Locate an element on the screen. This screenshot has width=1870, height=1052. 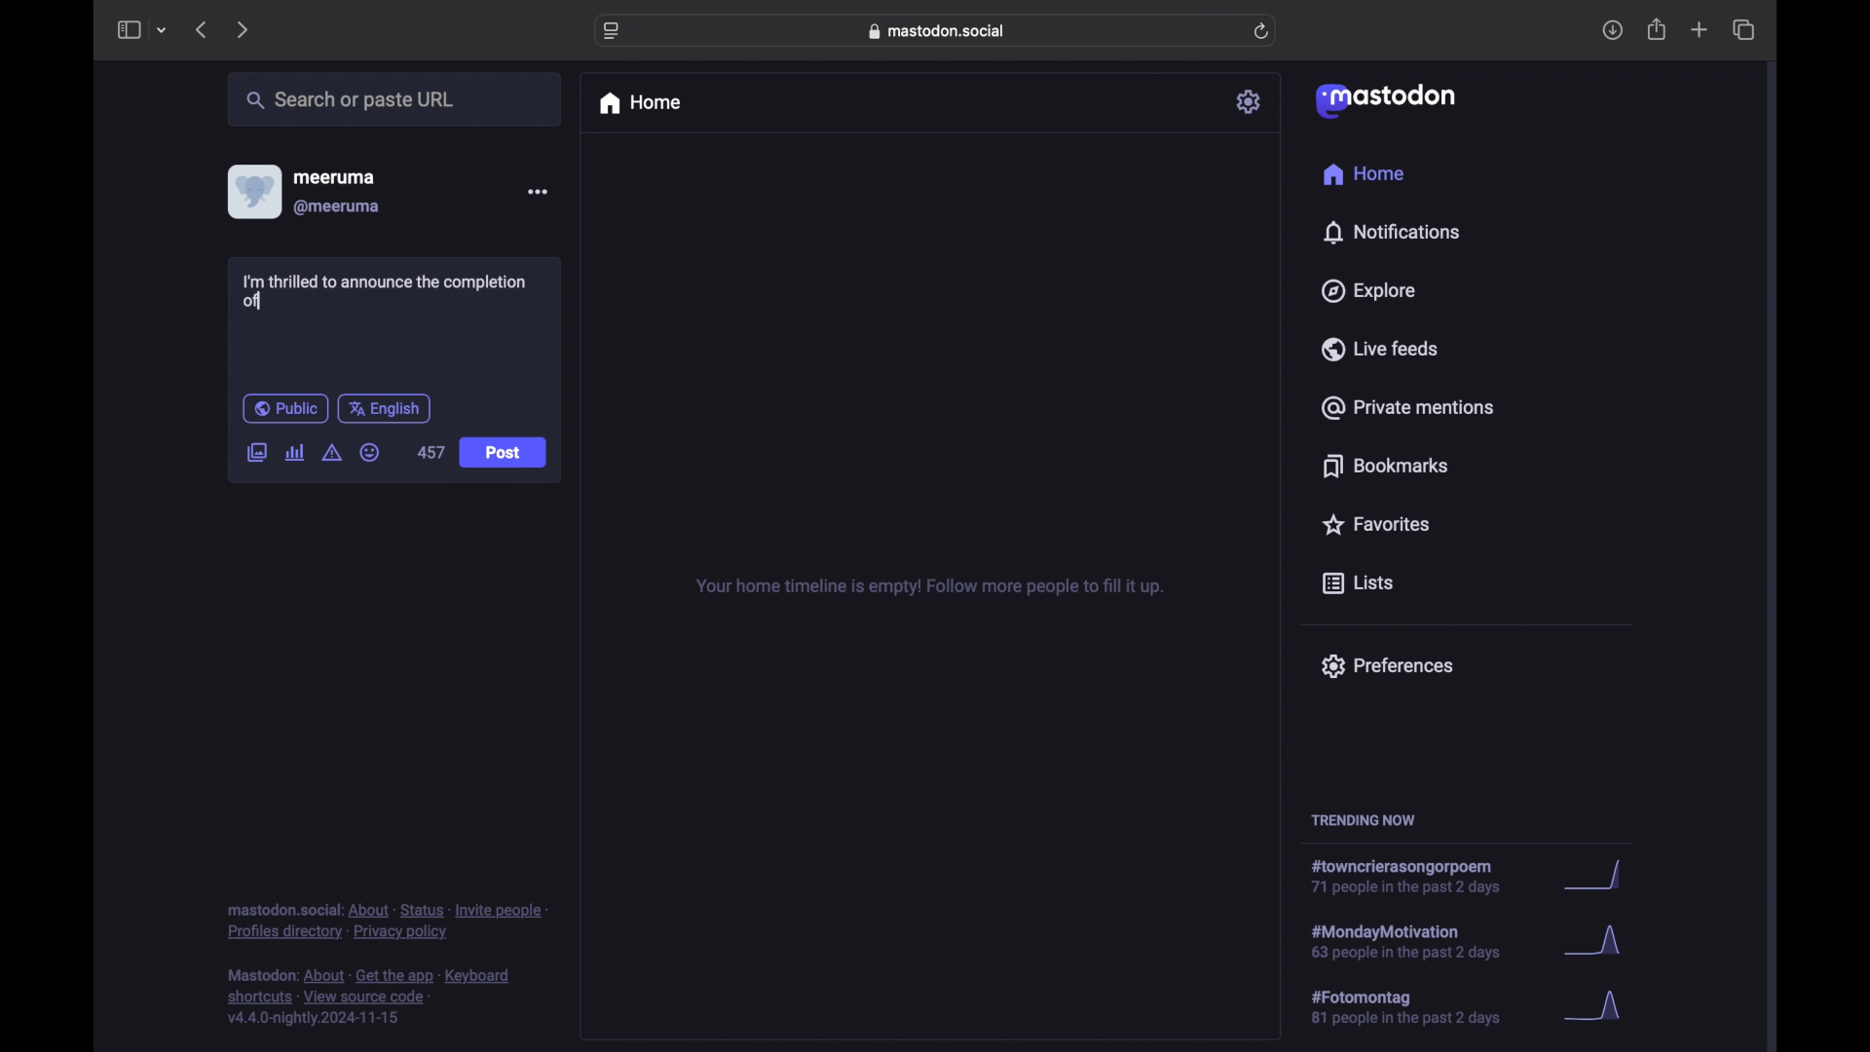
website settings is located at coordinates (612, 32).